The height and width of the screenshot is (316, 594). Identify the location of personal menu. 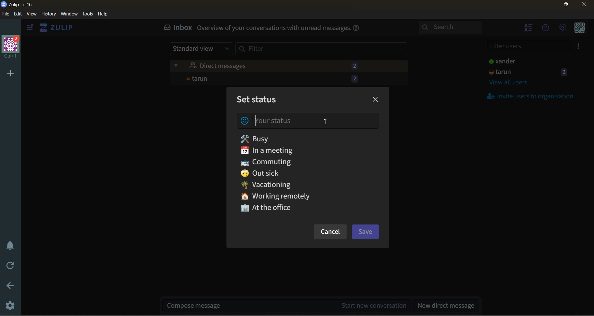
(579, 29).